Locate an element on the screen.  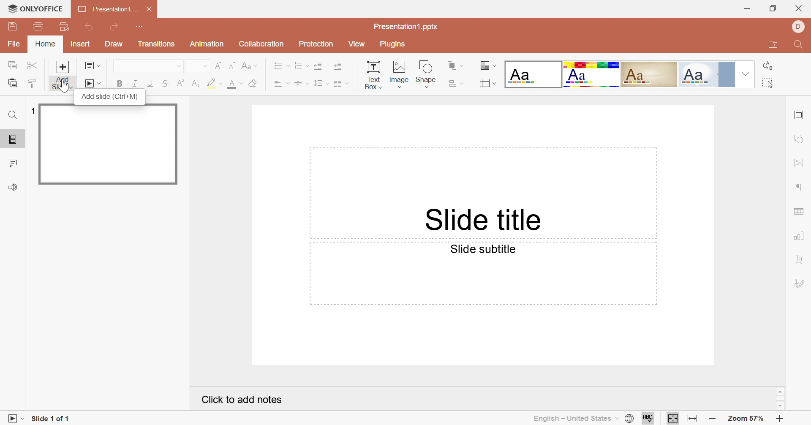
vertical align is located at coordinates (302, 83).